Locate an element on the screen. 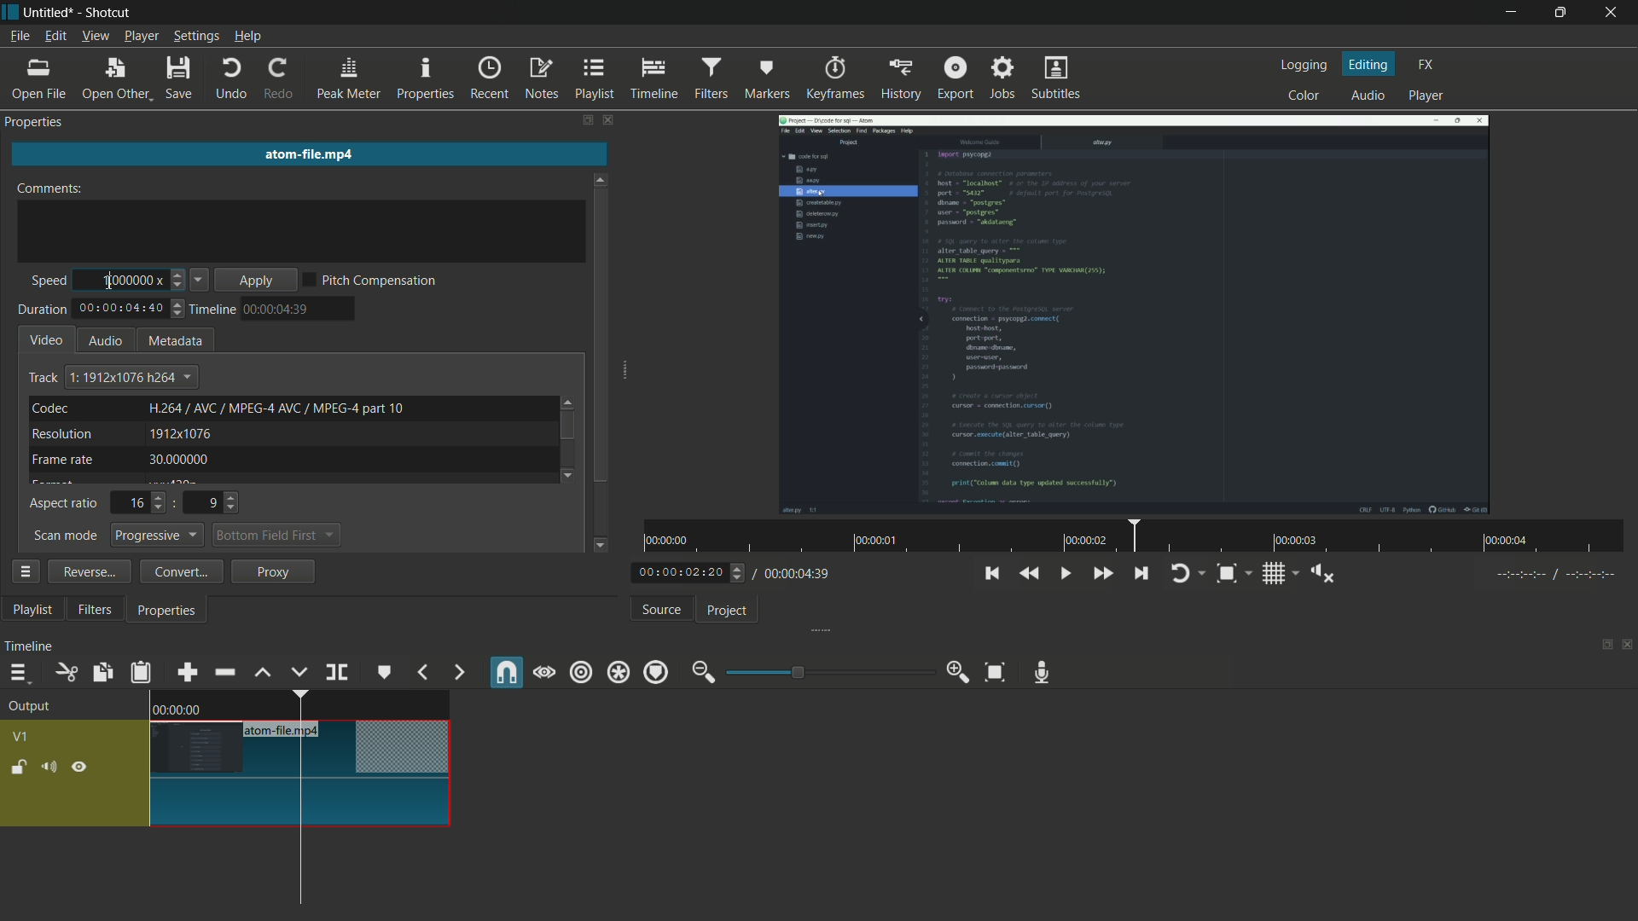  scrub while dragging is located at coordinates (543, 674).